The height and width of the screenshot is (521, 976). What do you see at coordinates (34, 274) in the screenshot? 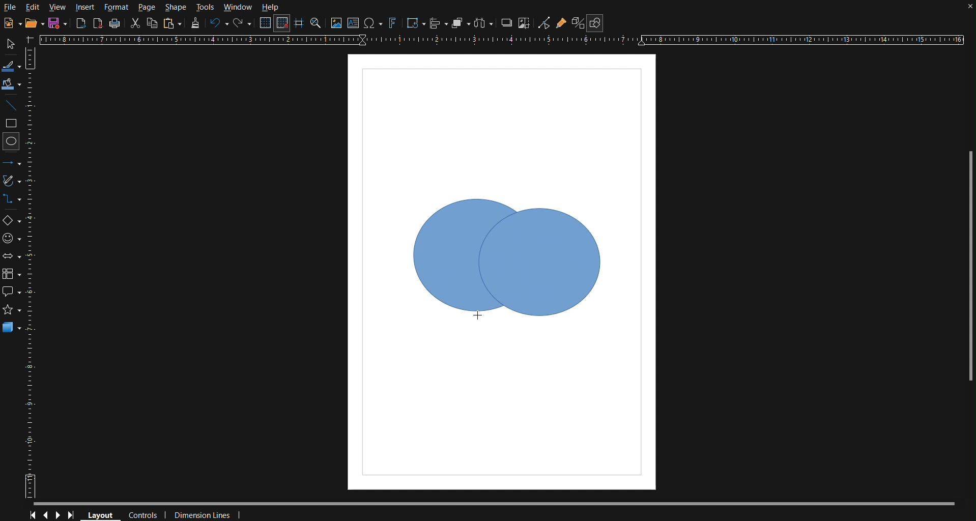
I see `Vertical Ruler` at bounding box center [34, 274].